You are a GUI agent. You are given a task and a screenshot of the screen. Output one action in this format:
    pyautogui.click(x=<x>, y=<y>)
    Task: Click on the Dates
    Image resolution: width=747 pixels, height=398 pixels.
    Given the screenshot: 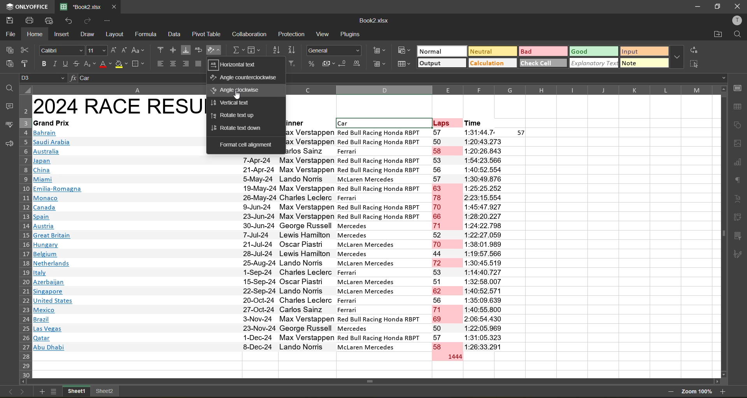 What is the action you would take?
    pyautogui.click(x=258, y=254)
    